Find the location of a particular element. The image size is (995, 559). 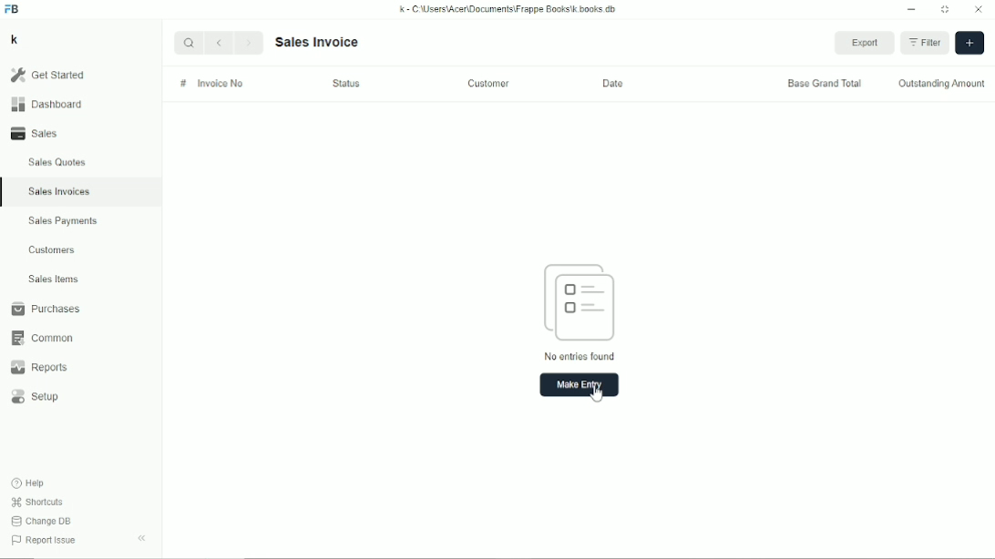

Backward is located at coordinates (222, 42).